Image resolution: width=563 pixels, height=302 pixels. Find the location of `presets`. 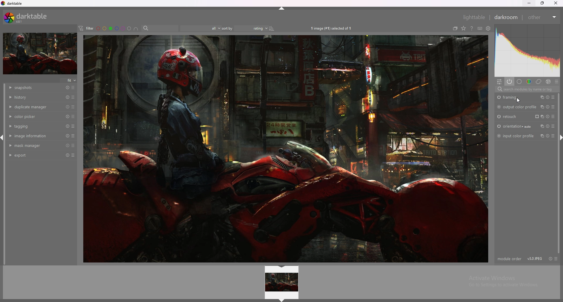

presets is located at coordinates (556, 81).